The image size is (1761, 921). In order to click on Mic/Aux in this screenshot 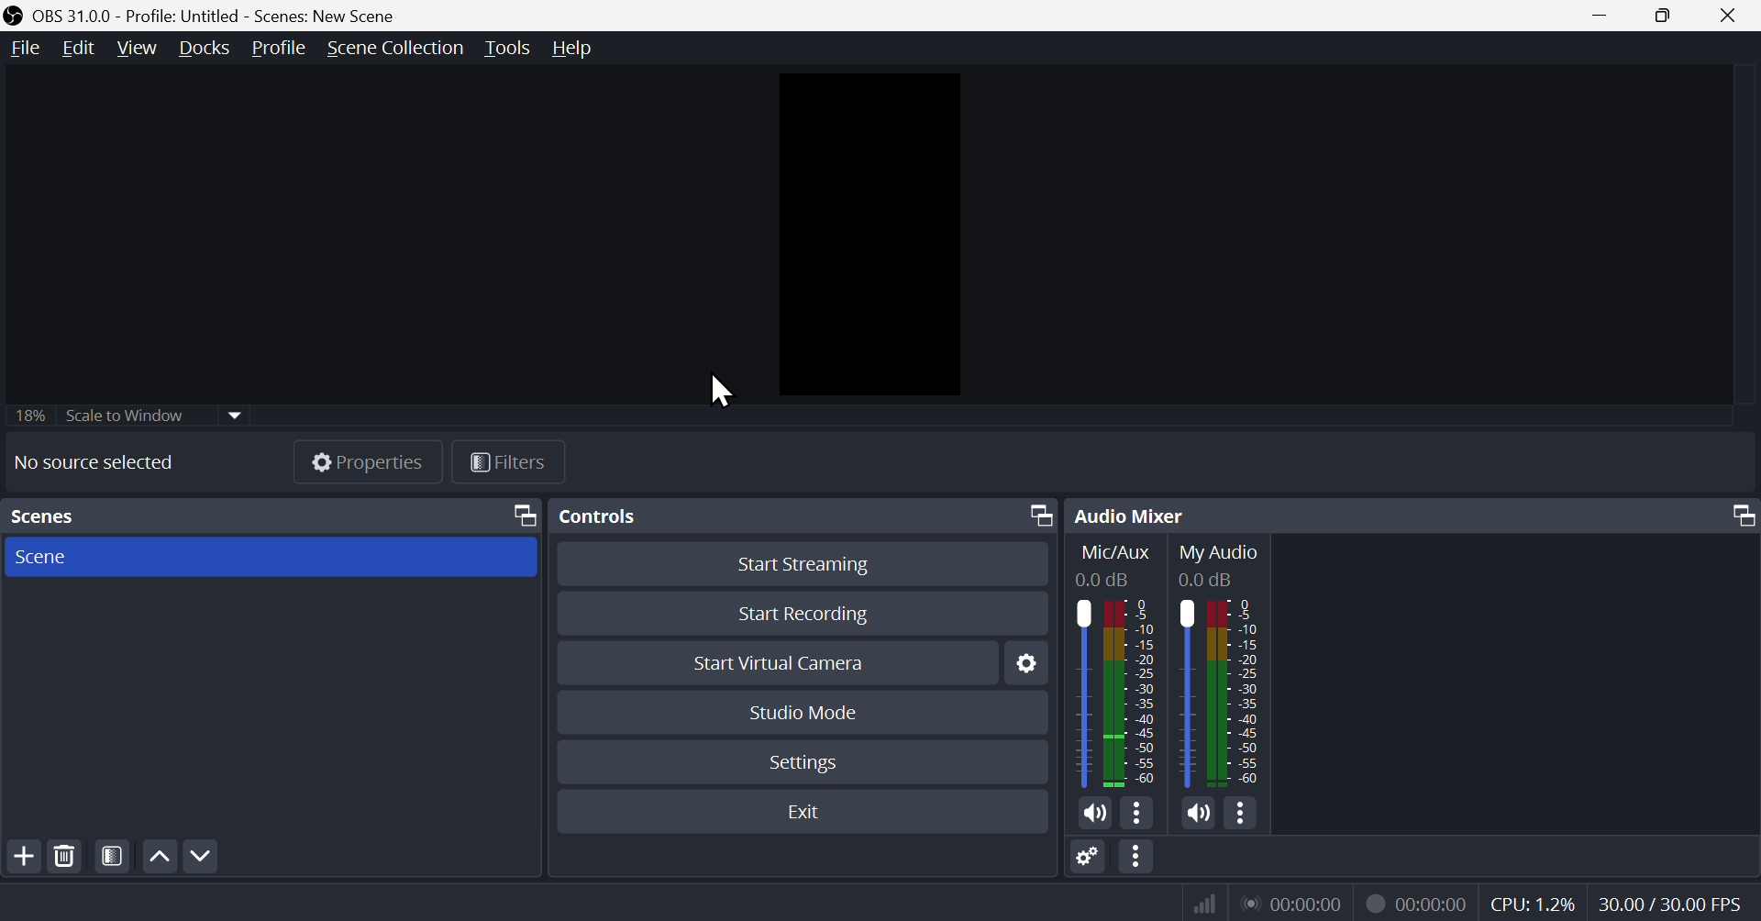, I will do `click(1122, 663)`.